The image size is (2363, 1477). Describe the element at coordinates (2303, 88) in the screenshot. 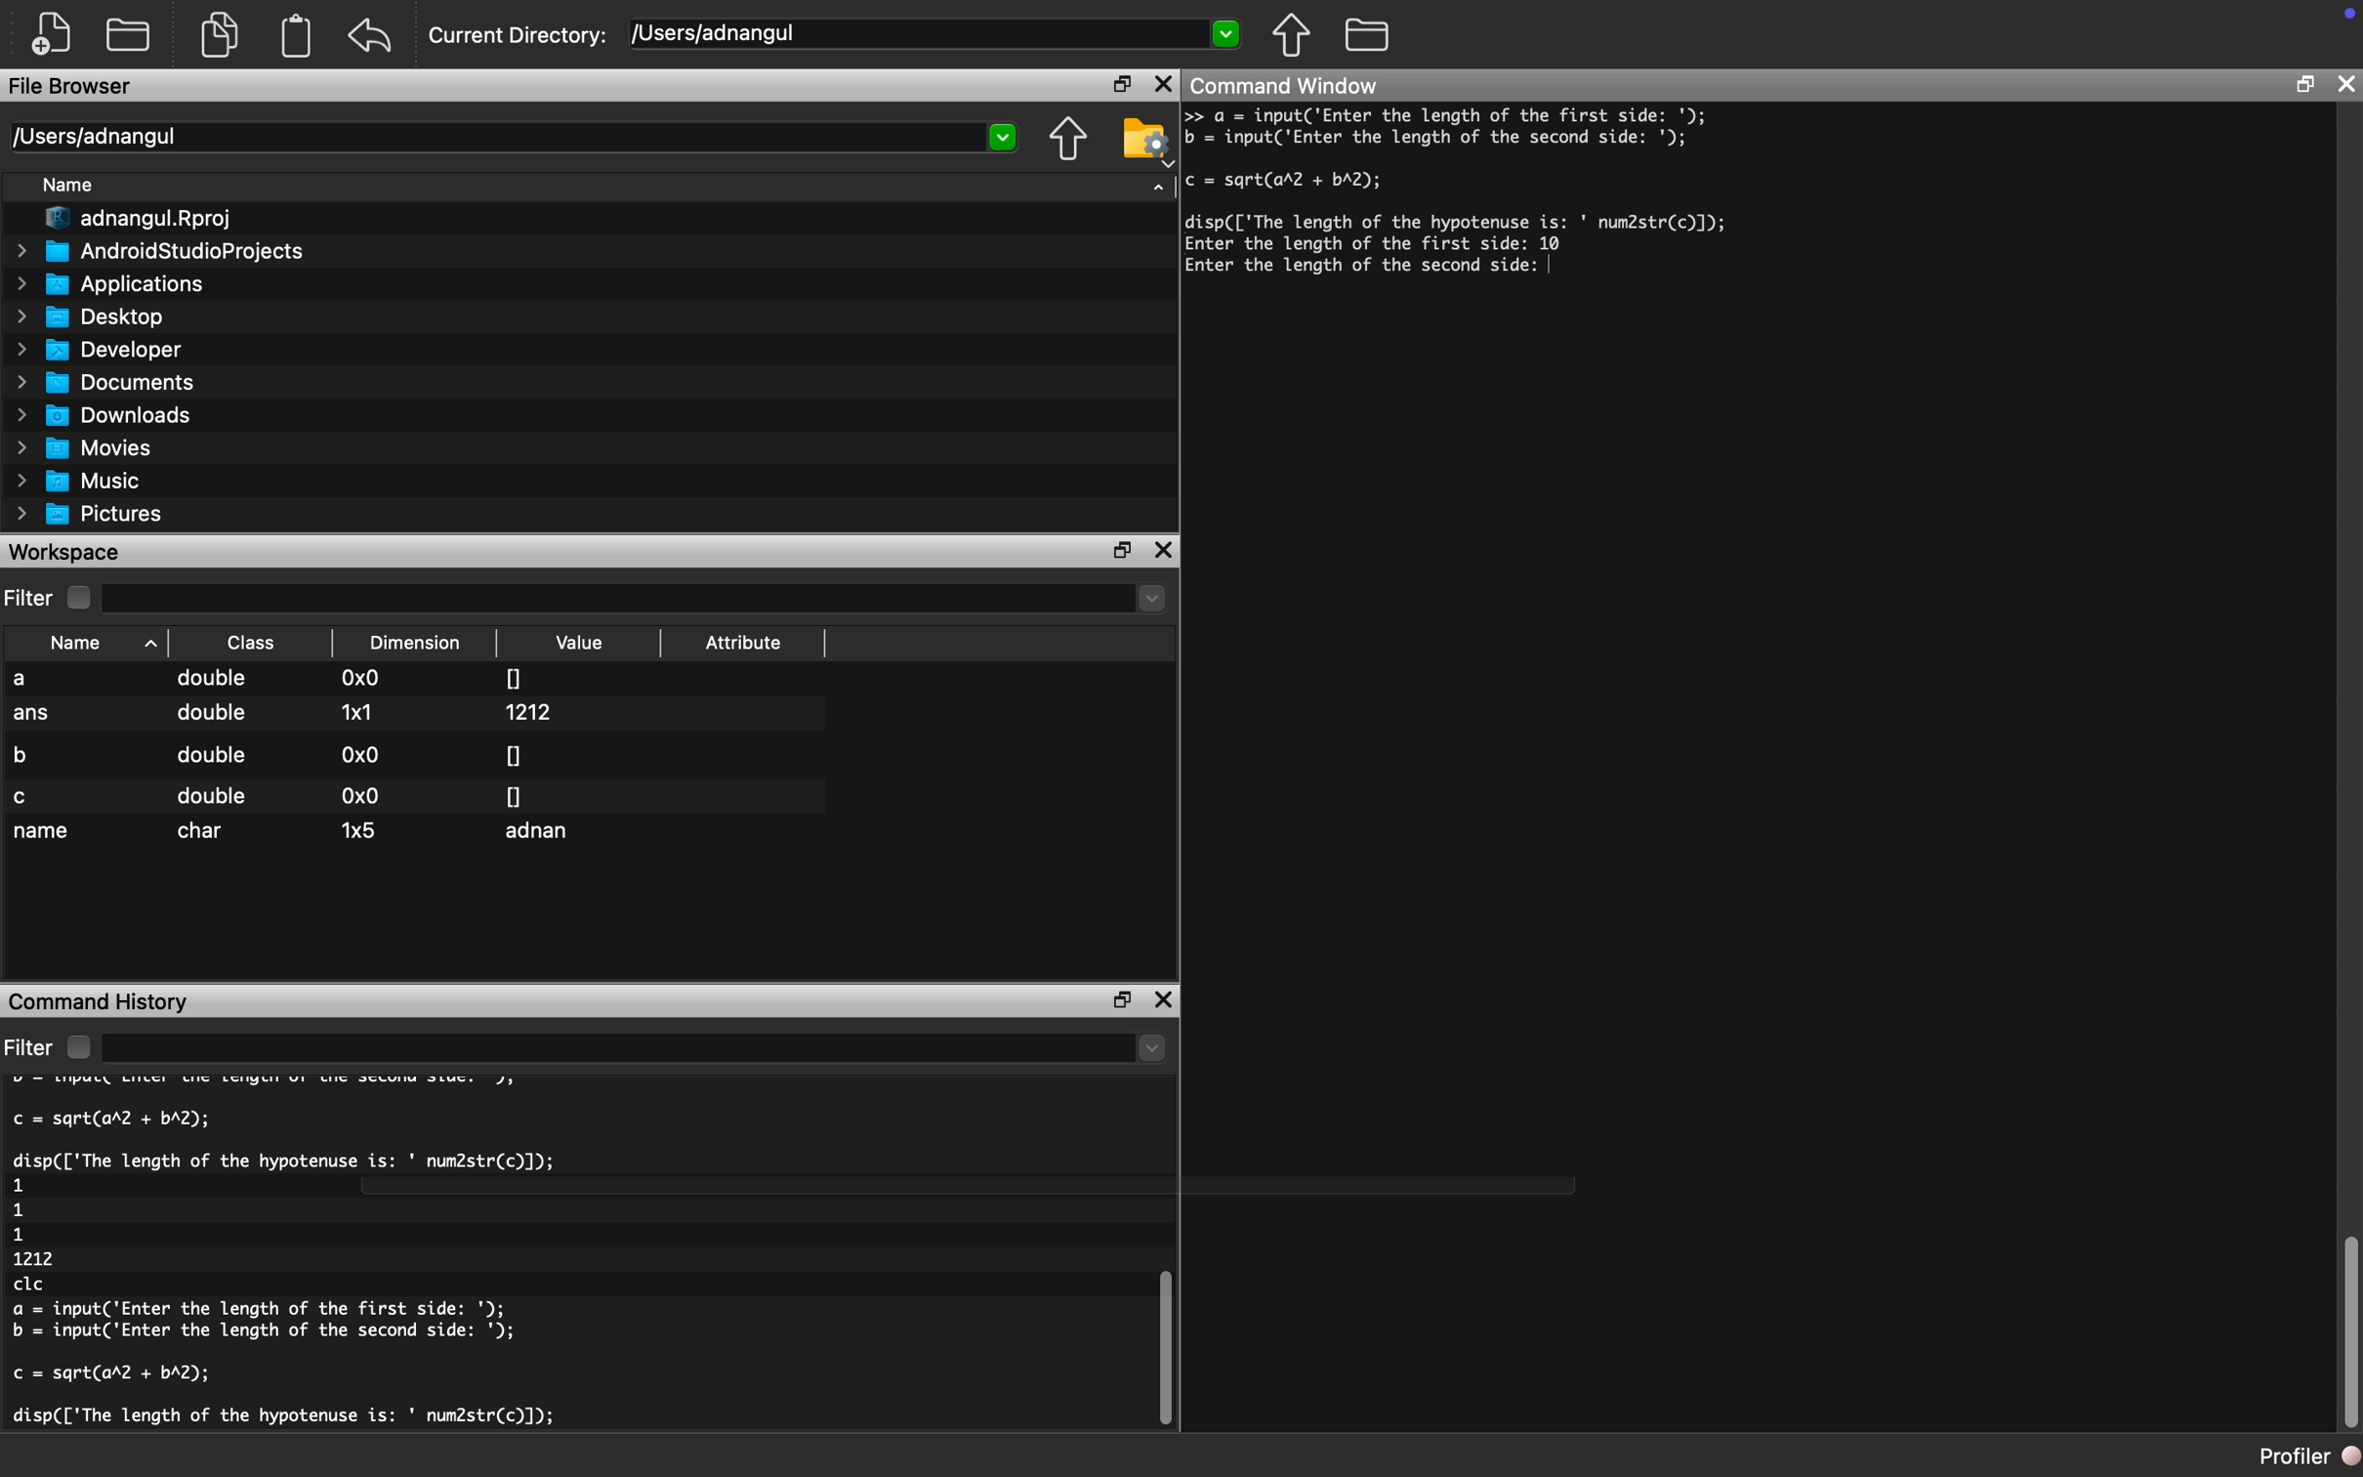

I see `restore down` at that location.